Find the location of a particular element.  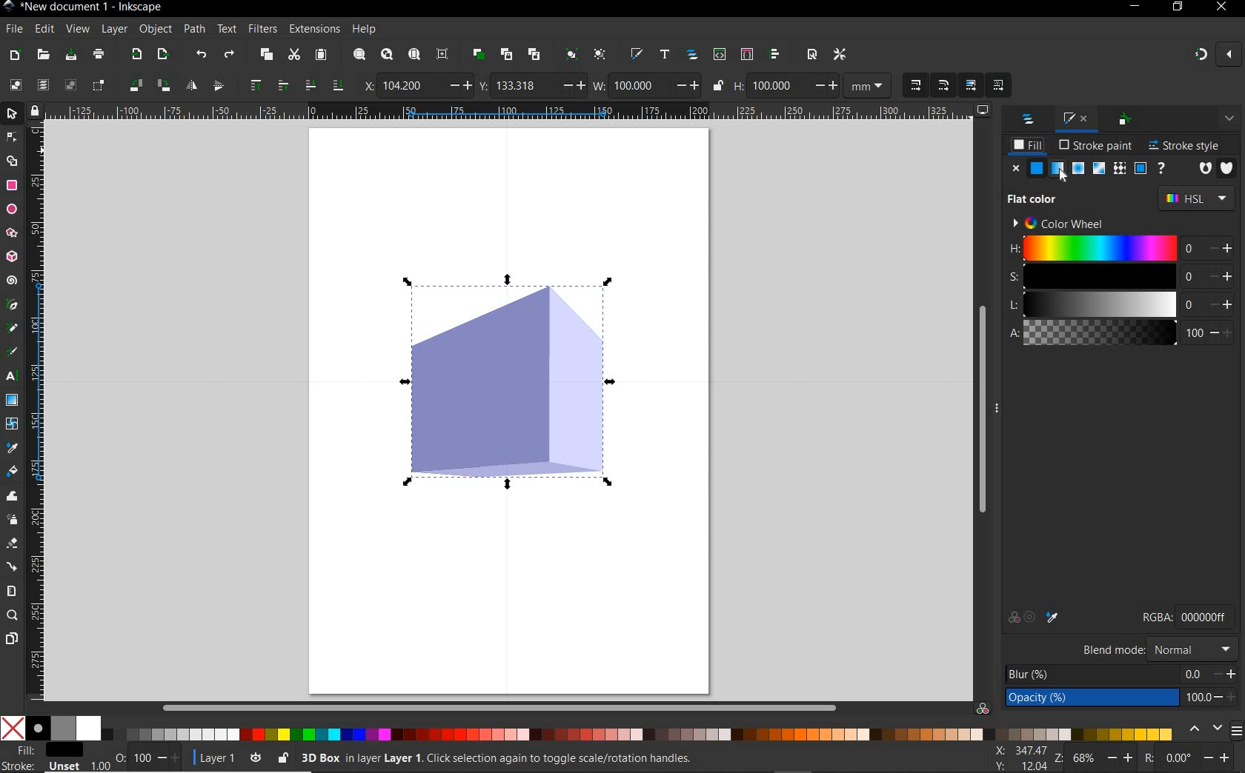

SPRAY TOOL is located at coordinates (13, 520).